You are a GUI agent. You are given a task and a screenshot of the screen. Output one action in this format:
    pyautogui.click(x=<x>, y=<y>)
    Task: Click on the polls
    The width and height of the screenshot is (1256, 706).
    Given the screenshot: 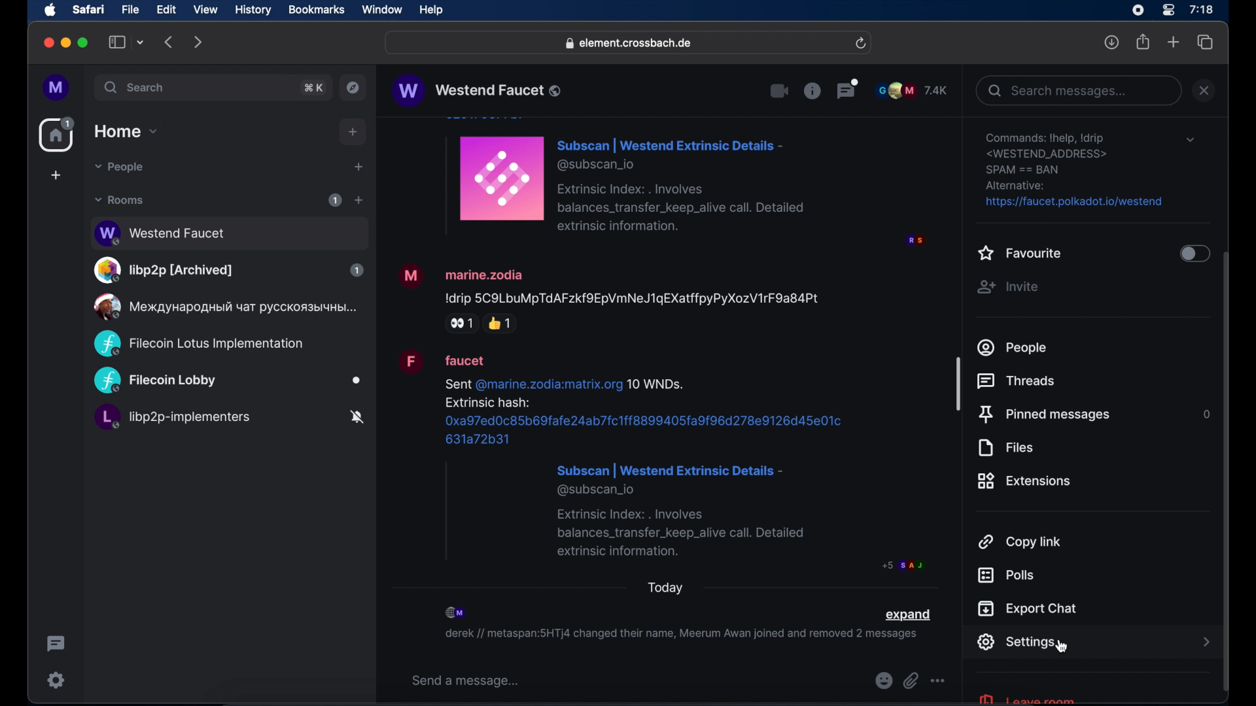 What is the action you would take?
    pyautogui.click(x=1005, y=575)
    